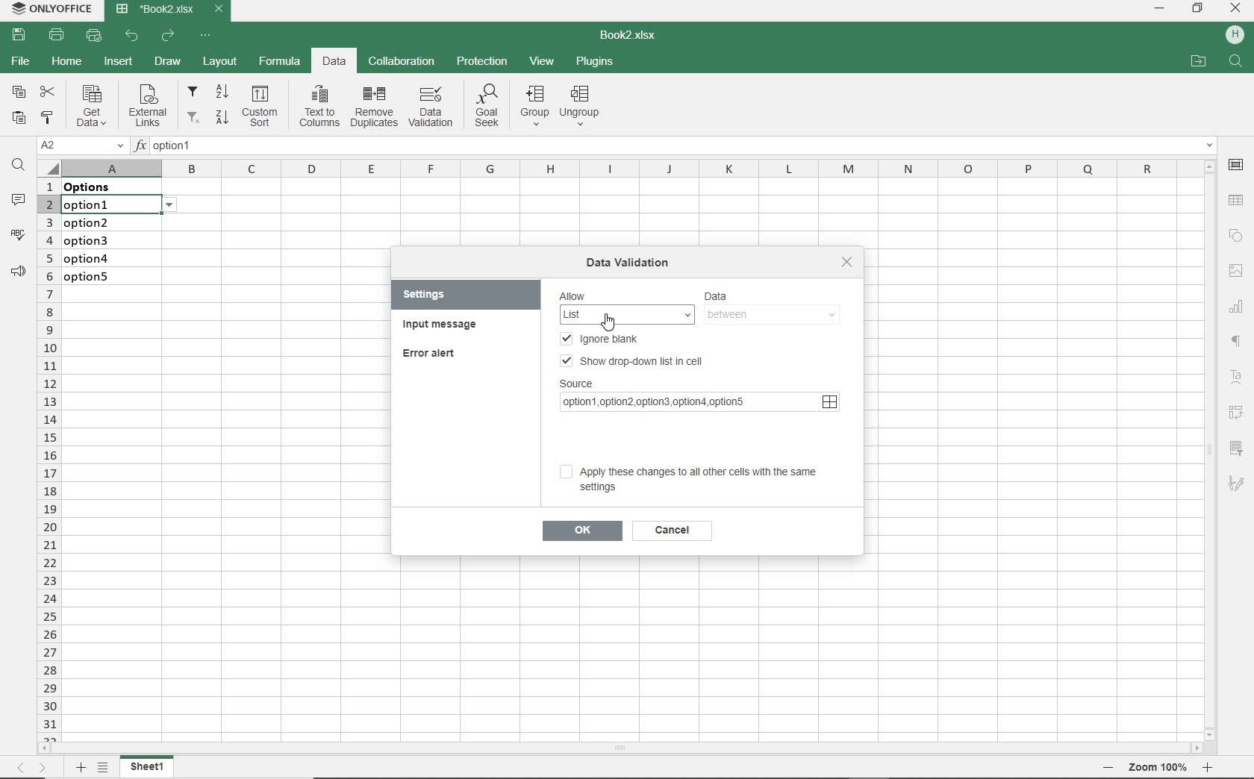 The image size is (1254, 779). What do you see at coordinates (1238, 309) in the screenshot?
I see `CHART` at bounding box center [1238, 309].